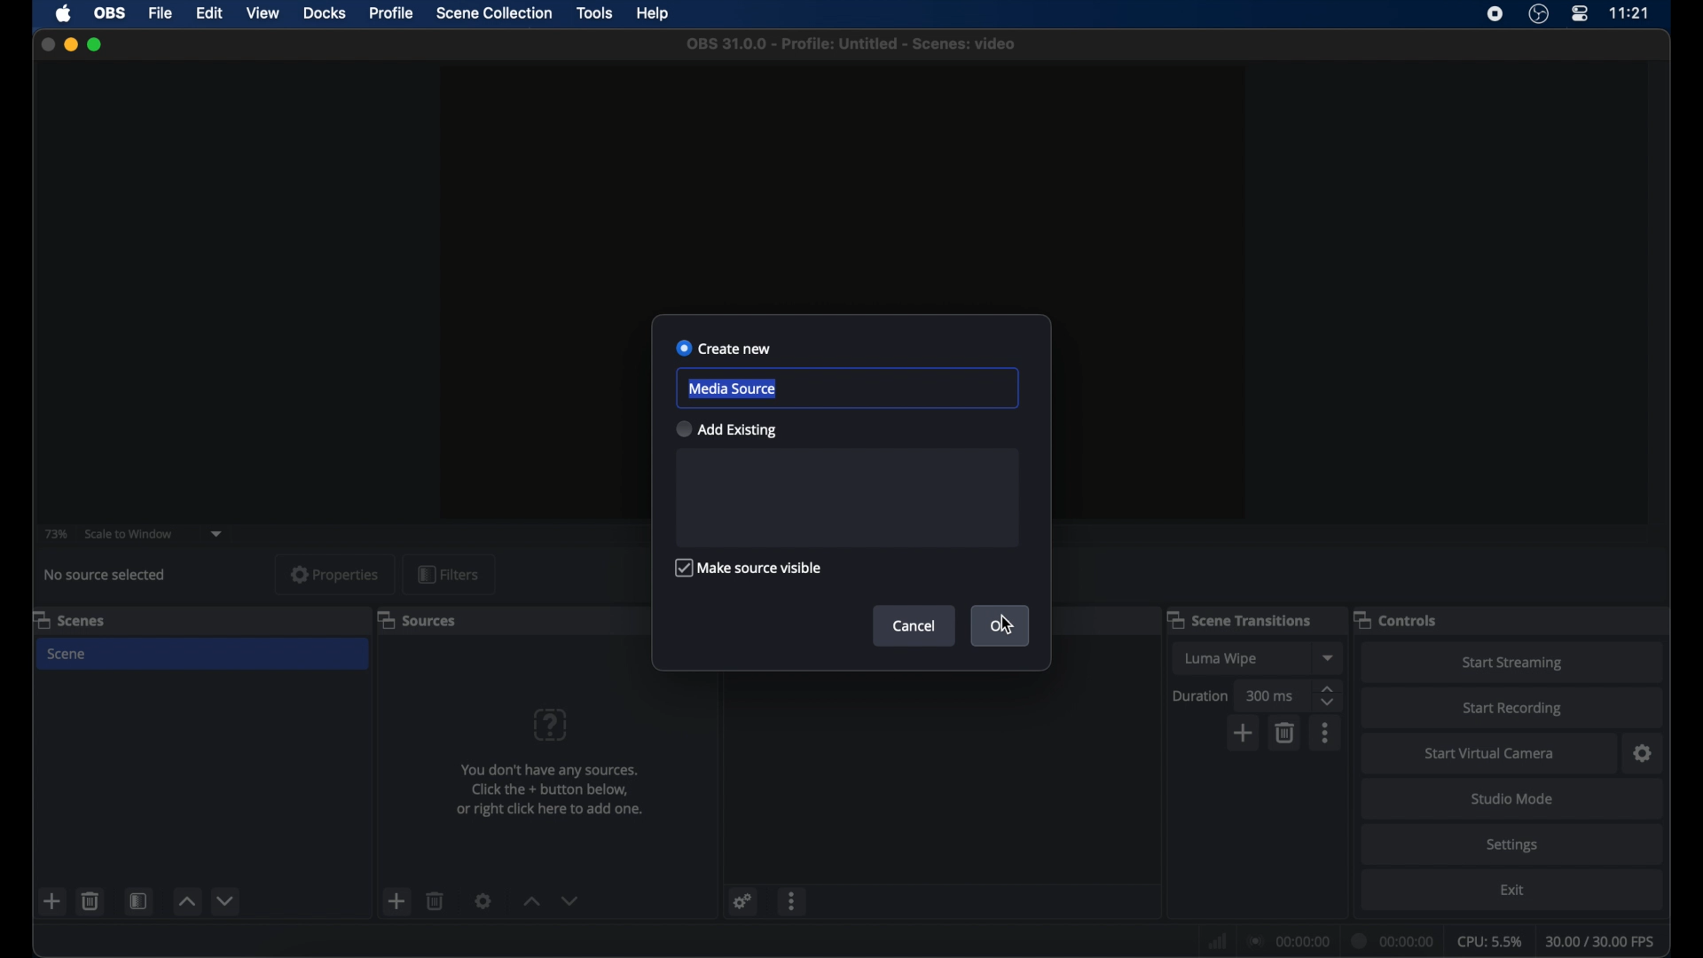  Describe the element at coordinates (140, 901) in the screenshot. I see `scene filters` at that location.